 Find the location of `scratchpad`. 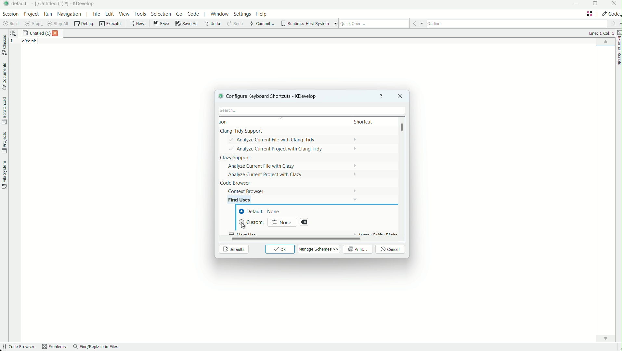

scratchpad is located at coordinates (4, 110).